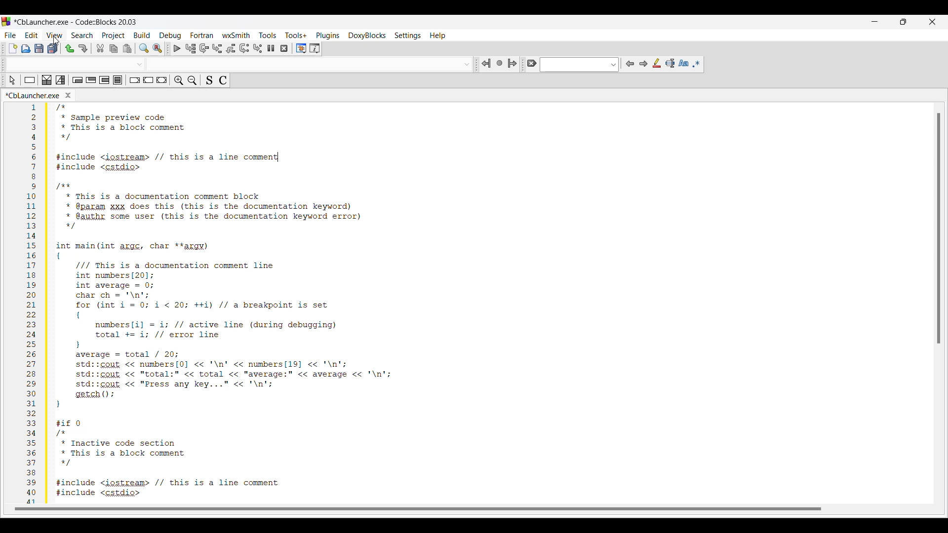 This screenshot has width=948, height=533. I want to click on Exit condition loop, so click(91, 80).